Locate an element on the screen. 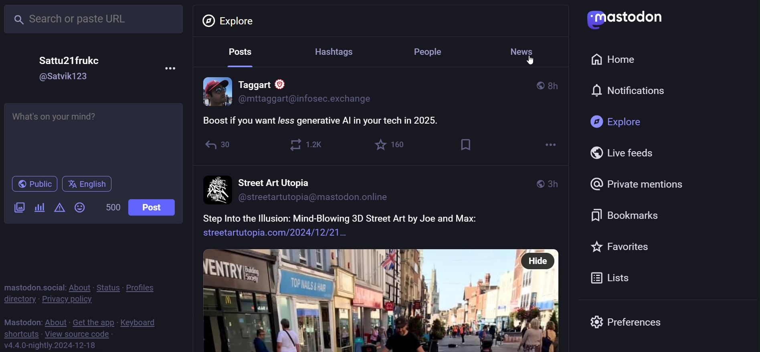  boost is located at coordinates (305, 145).